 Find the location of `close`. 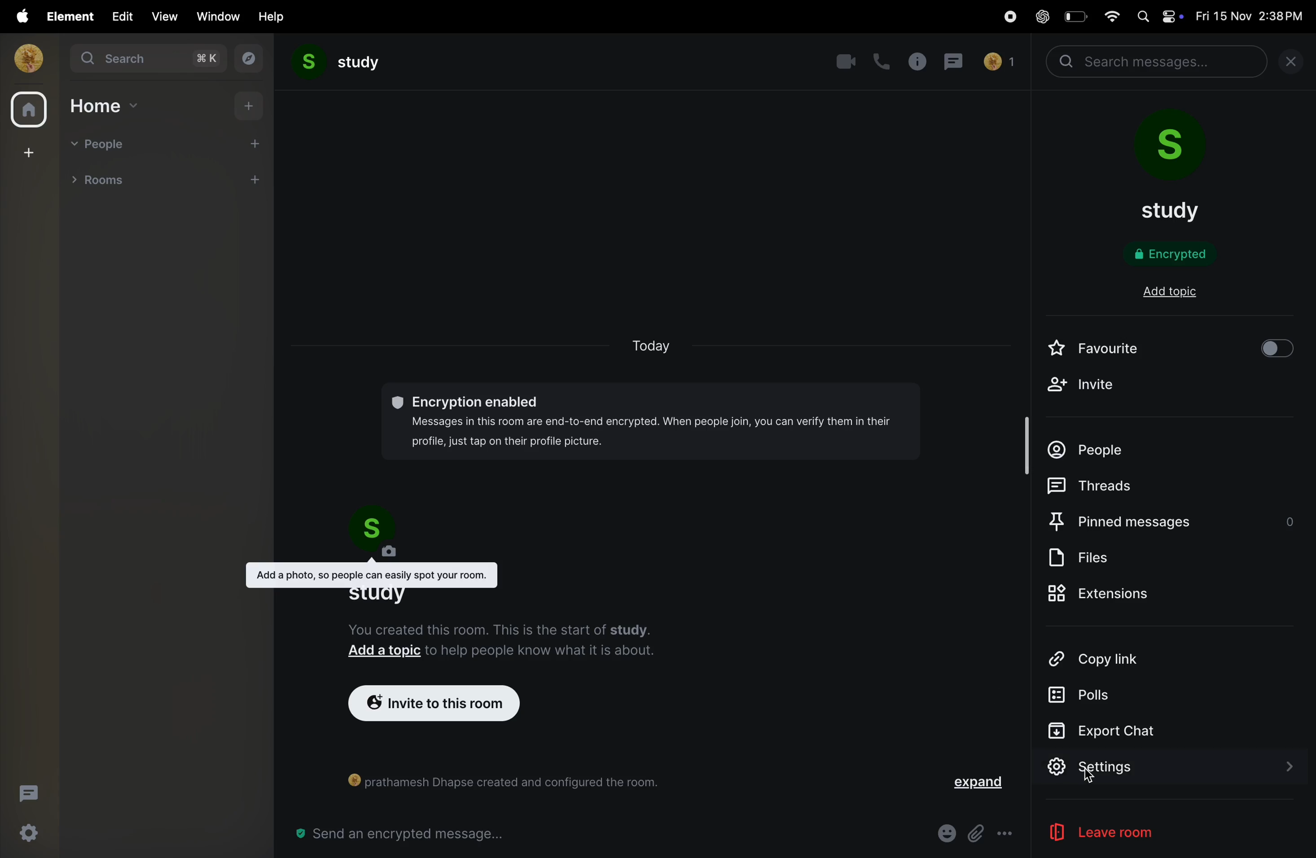

close is located at coordinates (1296, 64).